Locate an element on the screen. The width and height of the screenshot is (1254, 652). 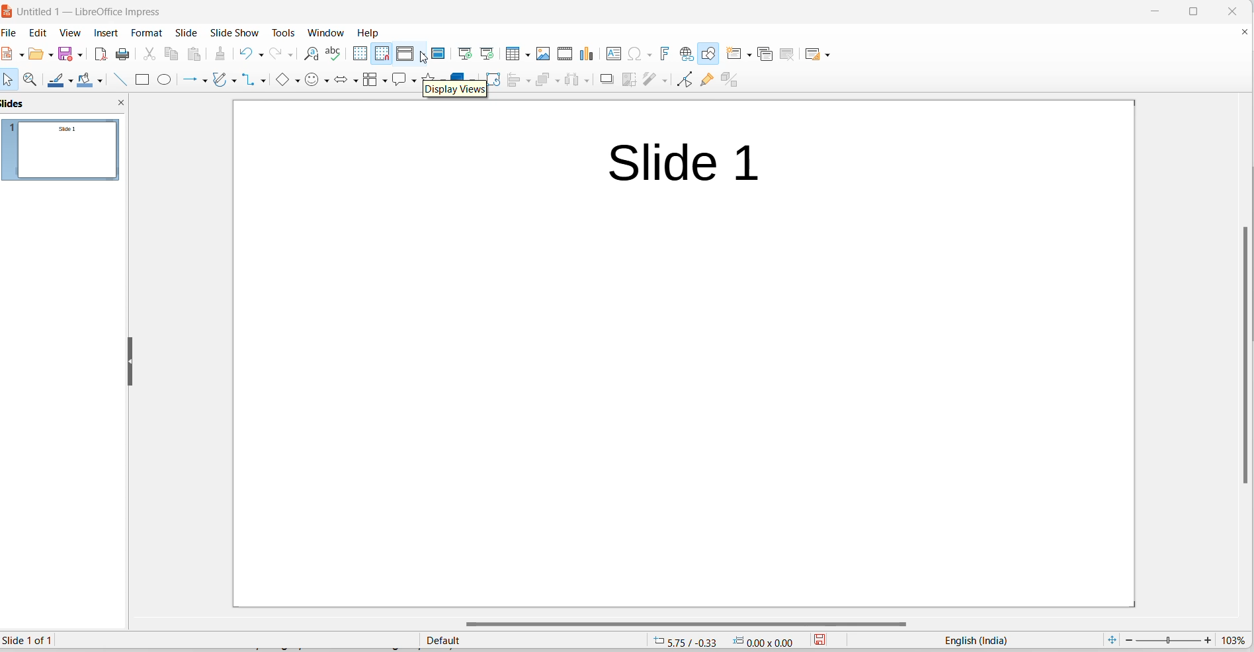
paste  is located at coordinates (197, 54).